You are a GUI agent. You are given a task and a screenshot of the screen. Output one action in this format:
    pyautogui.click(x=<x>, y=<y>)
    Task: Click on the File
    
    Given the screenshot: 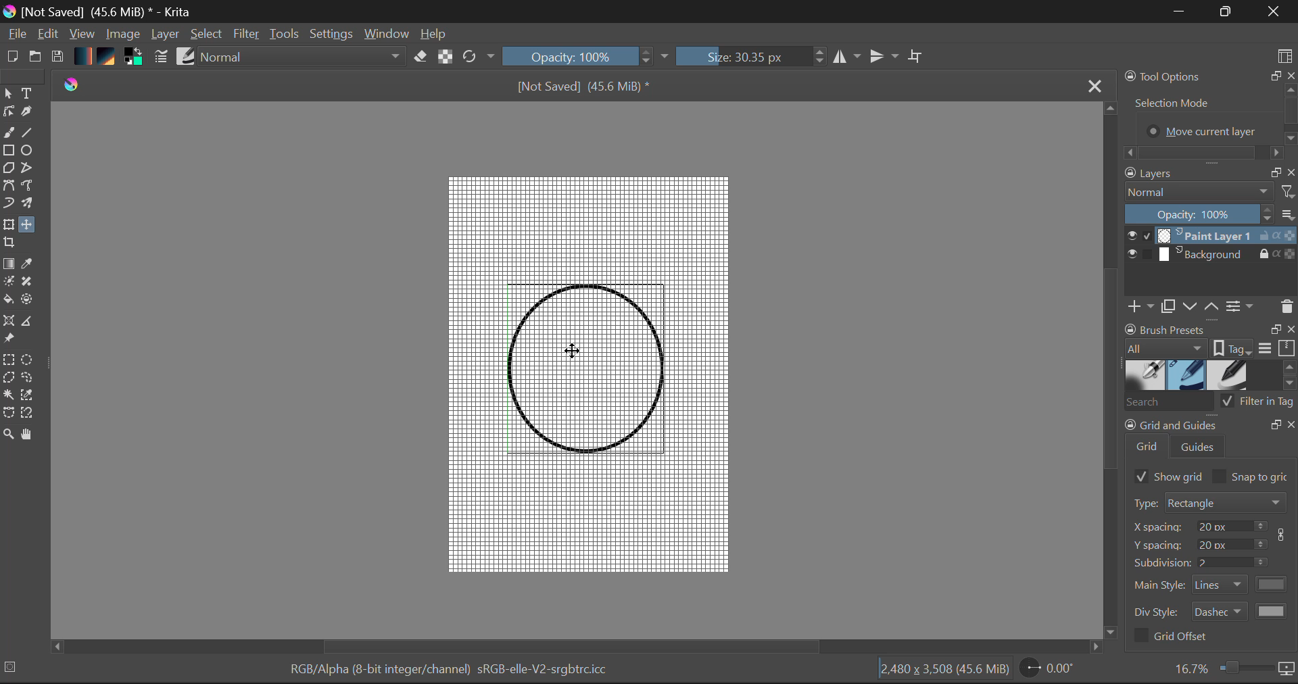 What is the action you would take?
    pyautogui.click(x=16, y=34)
    